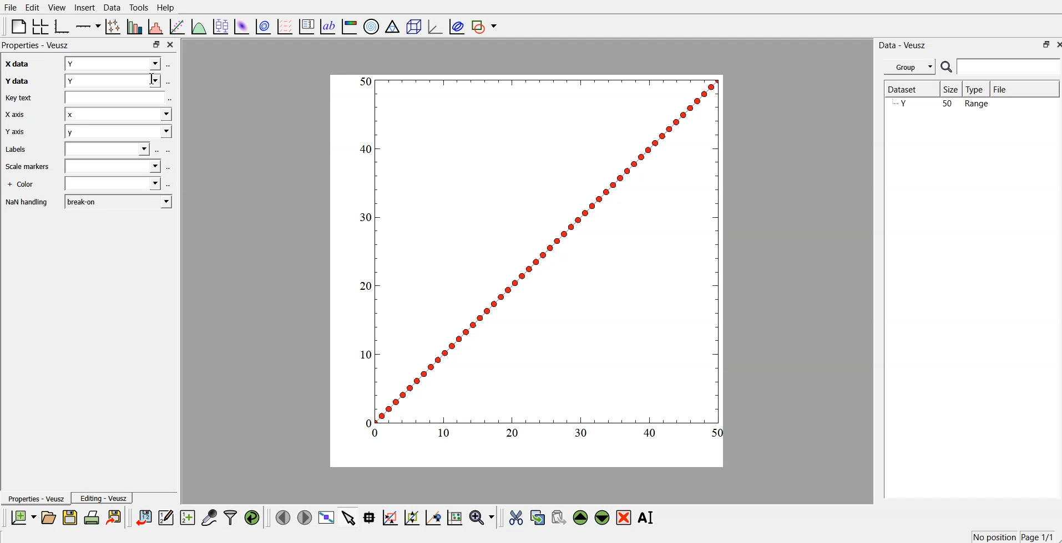 The image size is (1062, 543). I want to click on move the selected widgets down, so click(602, 518).